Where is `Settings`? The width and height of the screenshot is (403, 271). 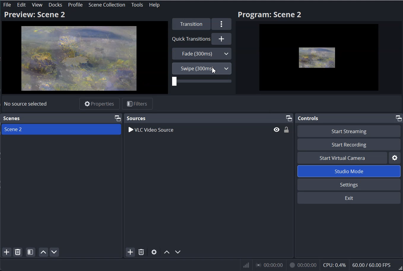
Settings is located at coordinates (350, 184).